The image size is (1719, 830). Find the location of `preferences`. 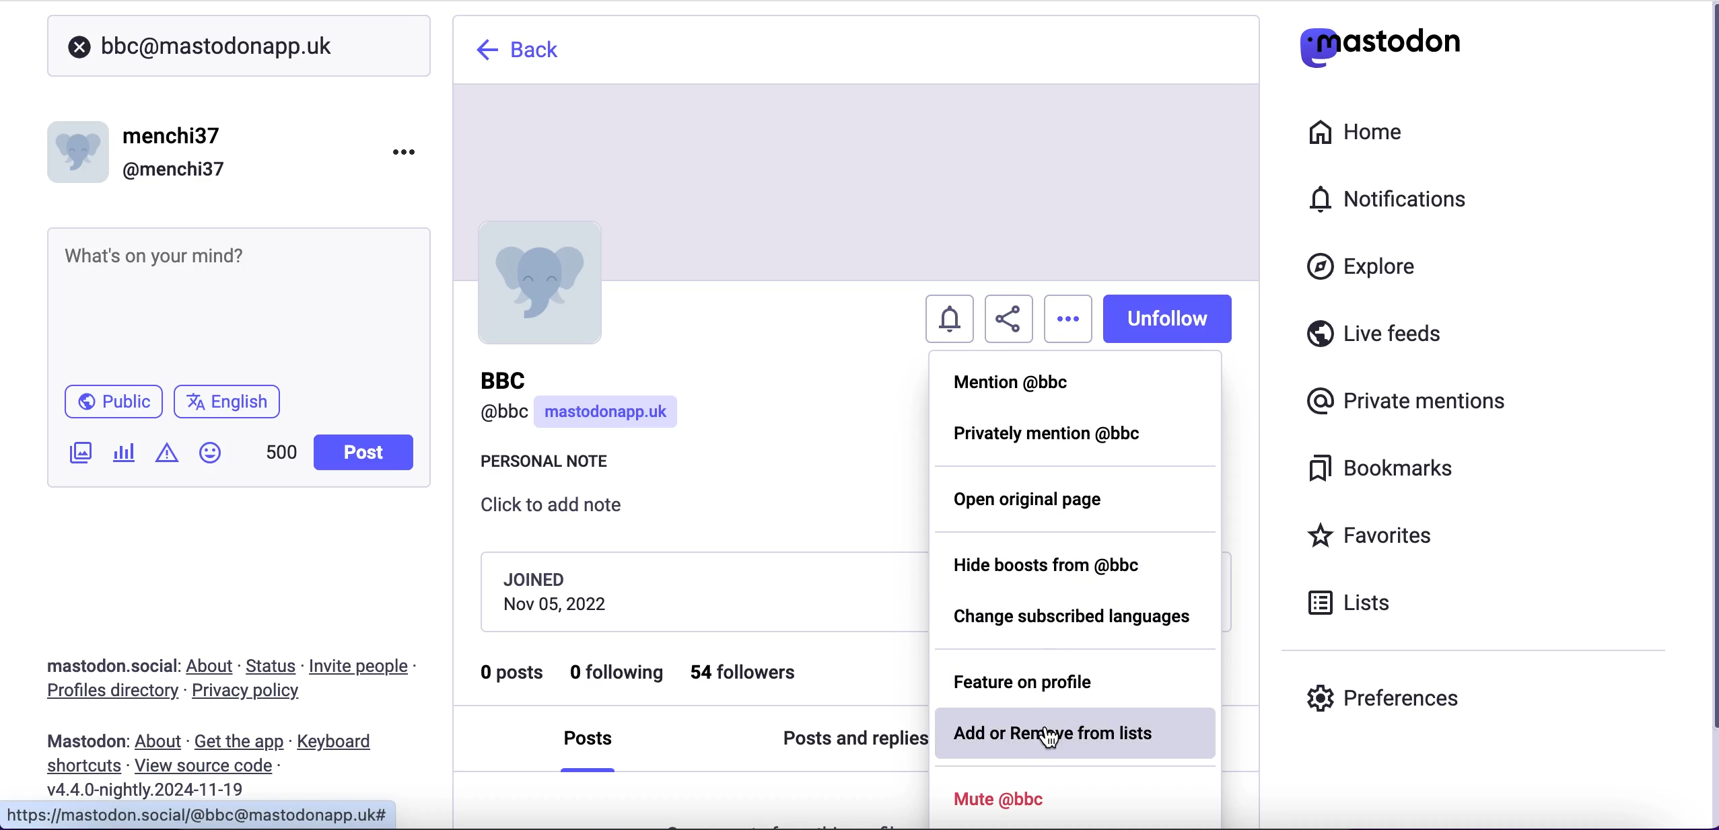

preferences is located at coordinates (1384, 697).